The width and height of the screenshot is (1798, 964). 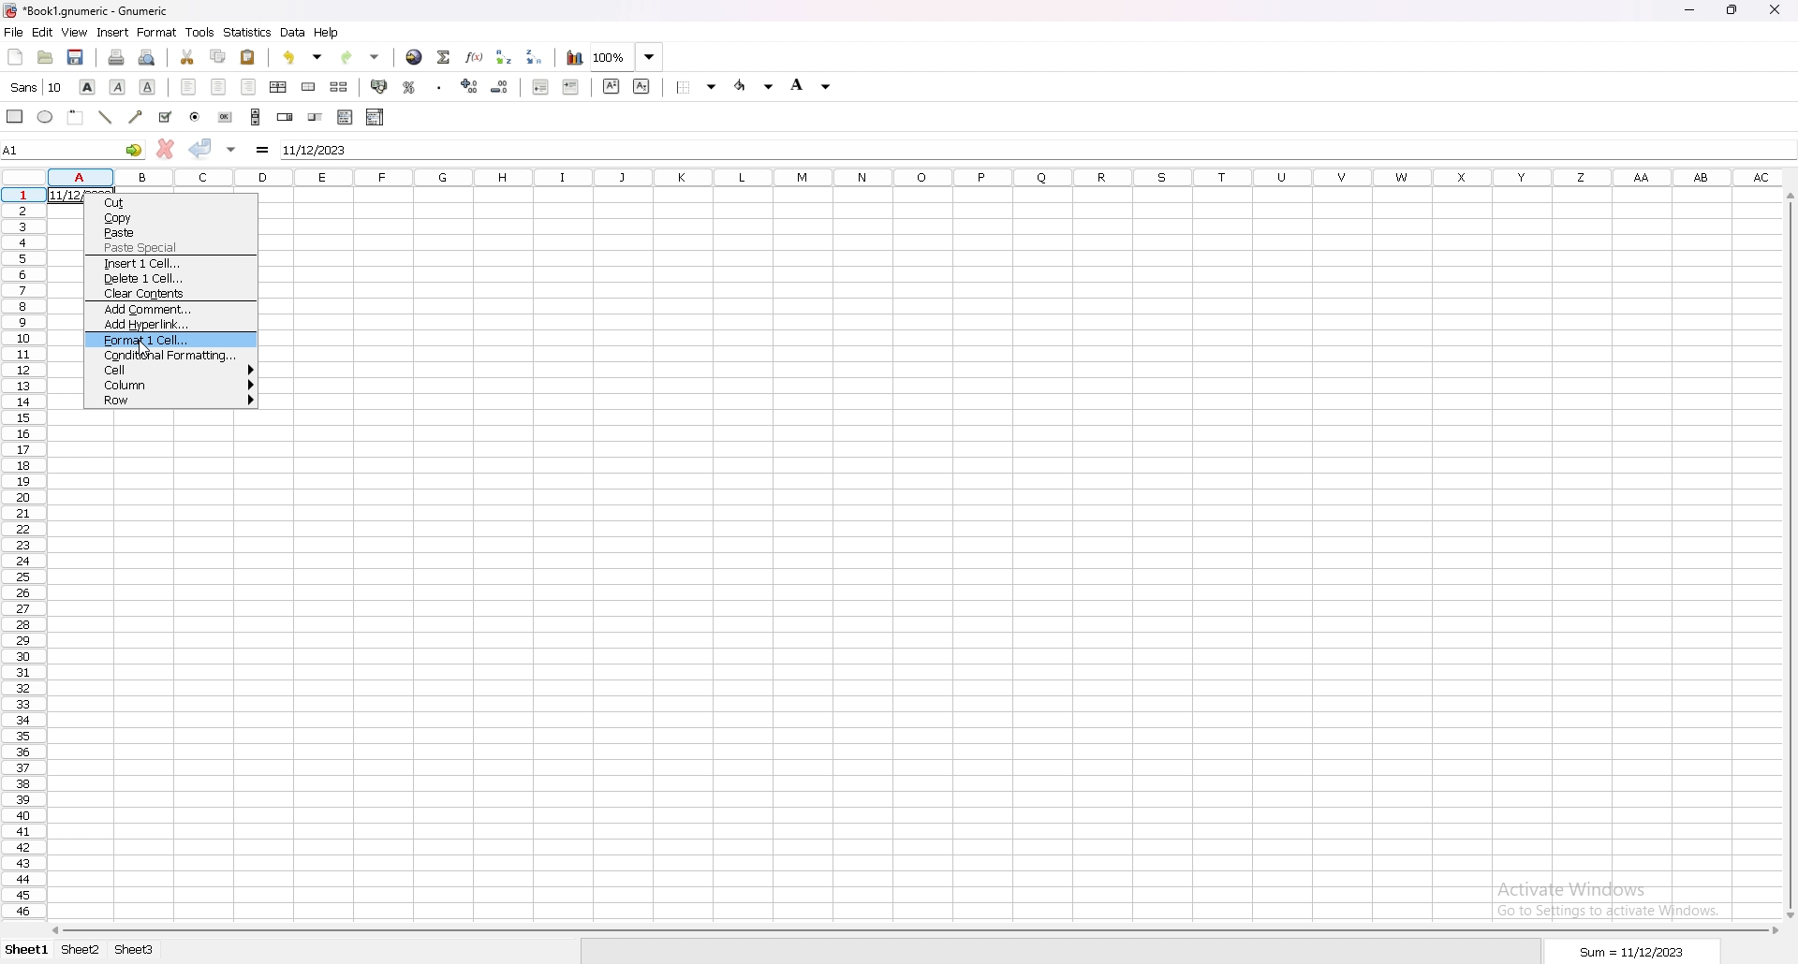 I want to click on column, so click(x=171, y=385).